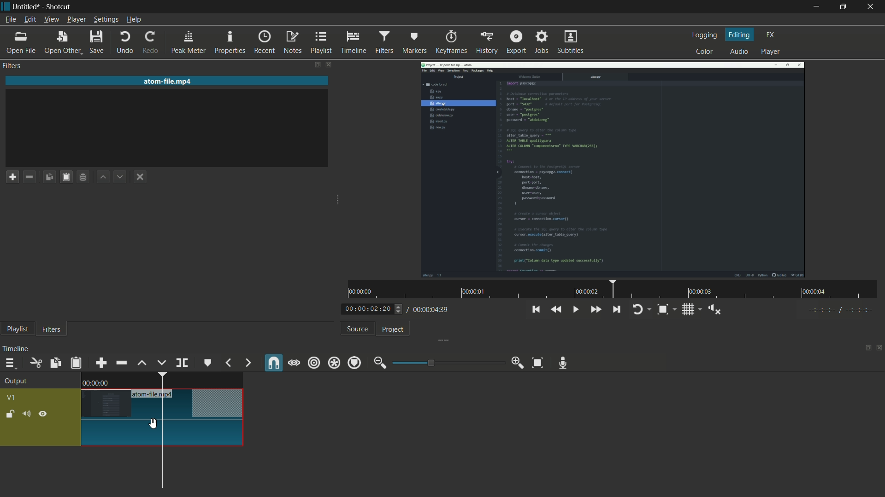  I want to click on video in timeline, so click(163, 410).